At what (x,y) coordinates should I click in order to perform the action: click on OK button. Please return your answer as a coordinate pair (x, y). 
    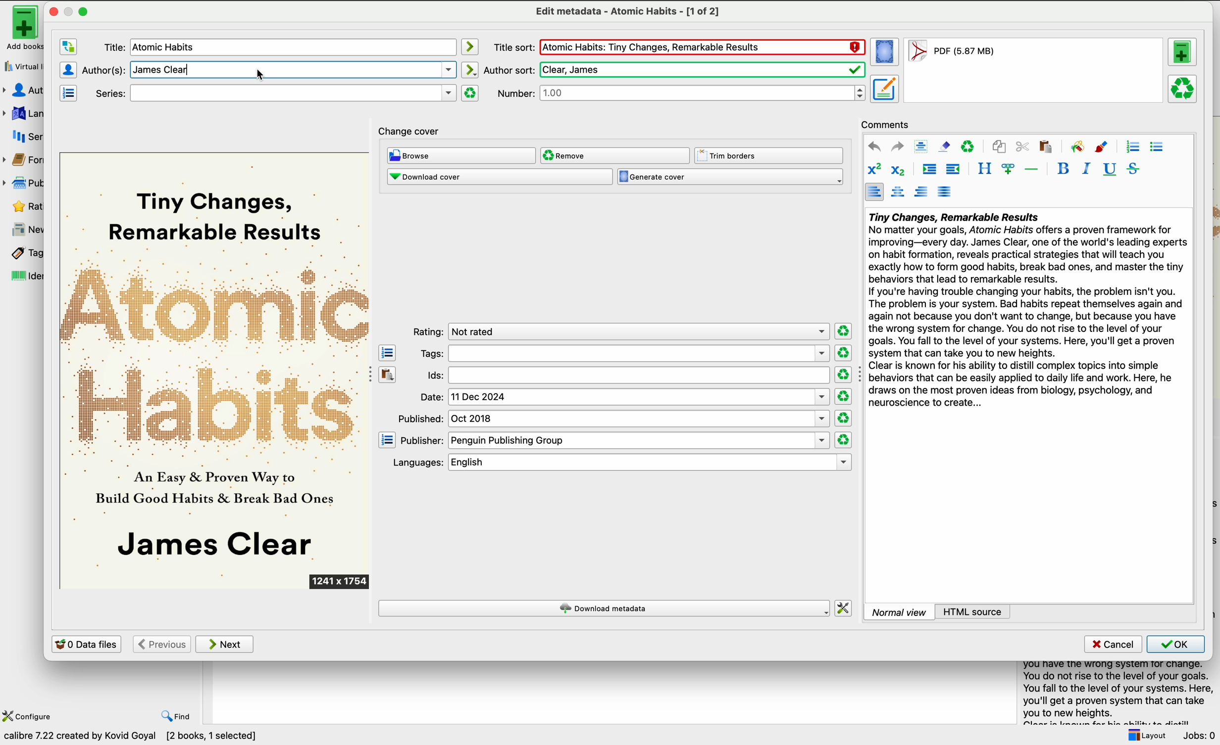
    Looking at the image, I should click on (1176, 644).